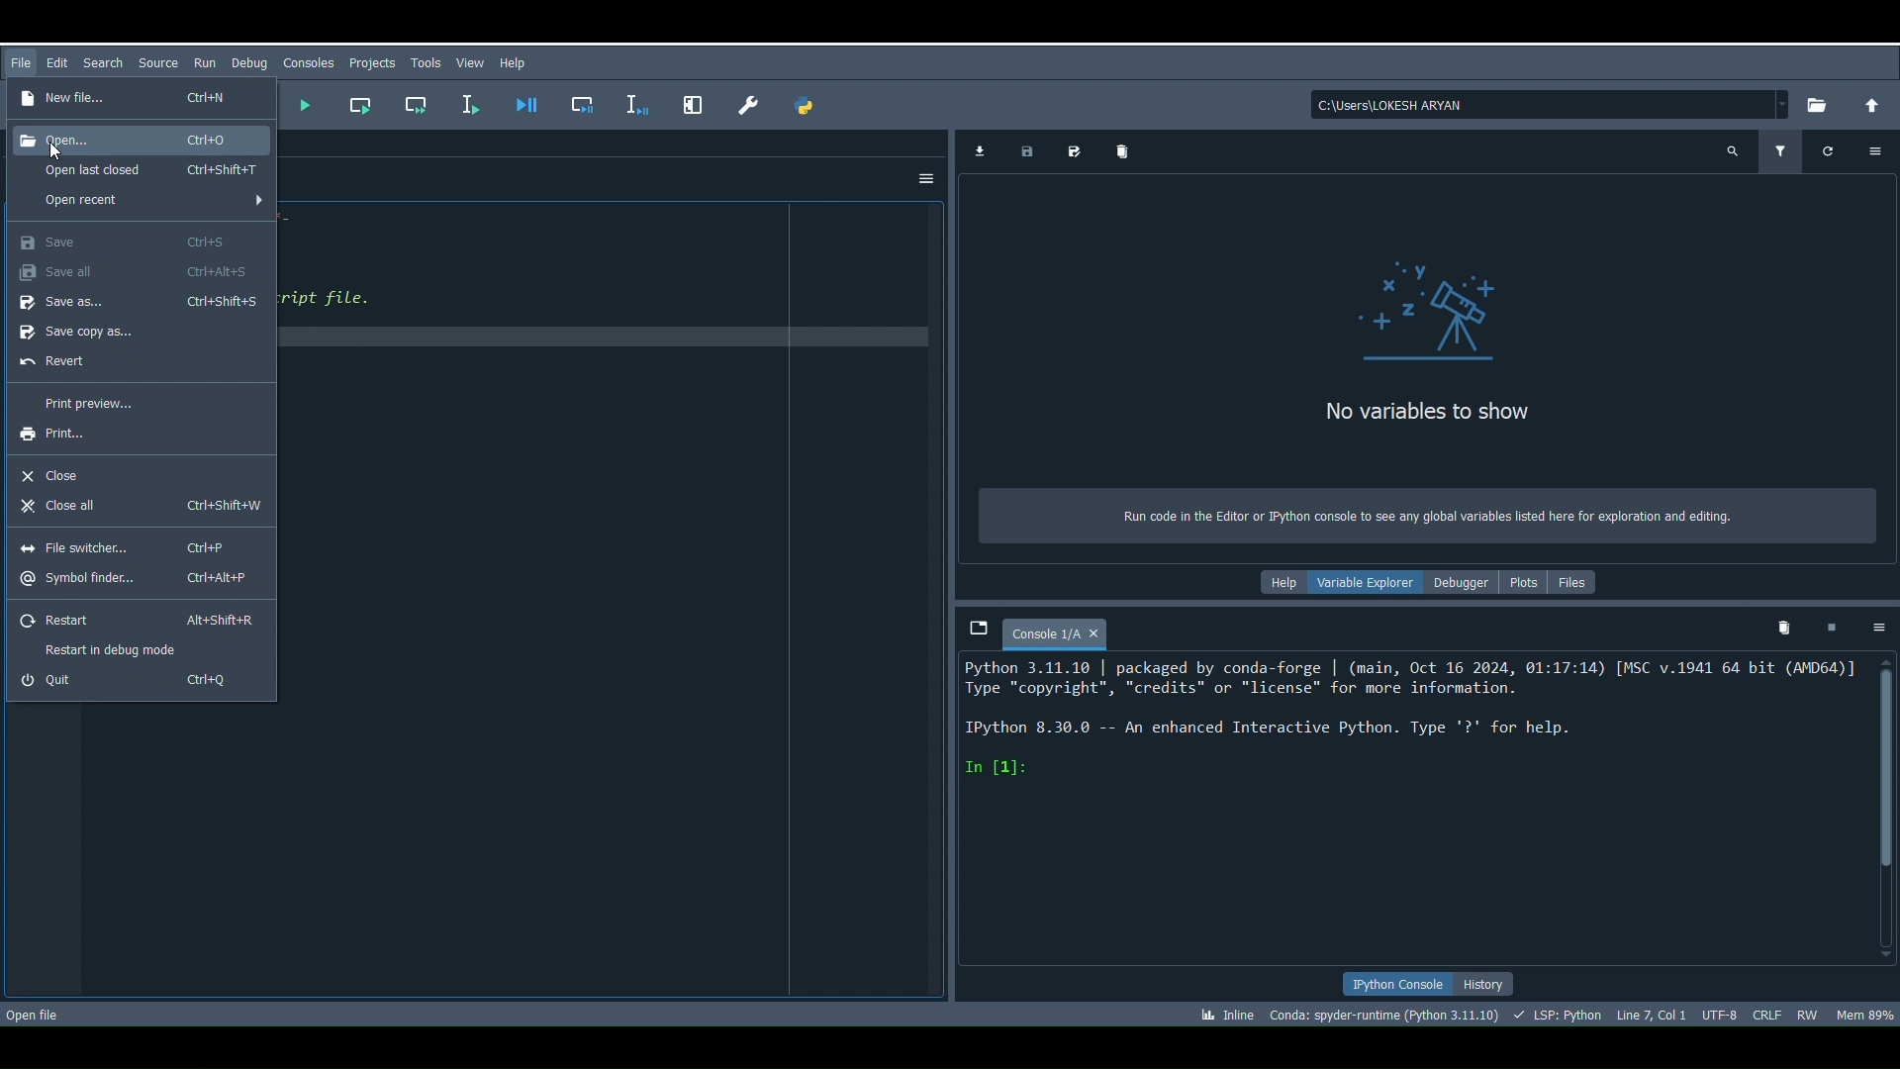  What do you see at coordinates (373, 63) in the screenshot?
I see `Projects` at bounding box center [373, 63].